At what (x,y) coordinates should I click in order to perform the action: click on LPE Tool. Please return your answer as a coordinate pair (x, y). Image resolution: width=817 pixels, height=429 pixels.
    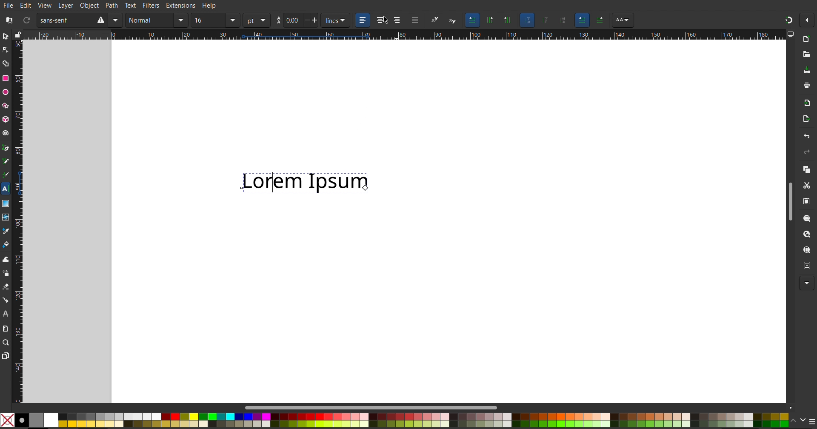
    Looking at the image, I should click on (7, 314).